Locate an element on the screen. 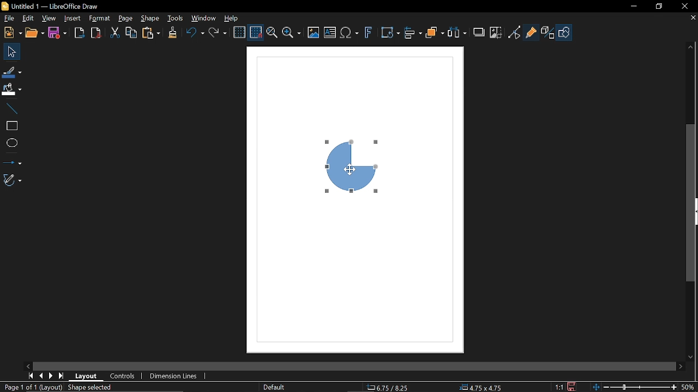  Clone is located at coordinates (172, 33).